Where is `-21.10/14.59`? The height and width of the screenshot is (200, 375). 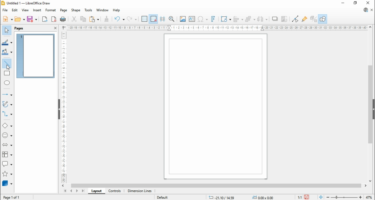
-21.10/14.59 is located at coordinates (224, 197).